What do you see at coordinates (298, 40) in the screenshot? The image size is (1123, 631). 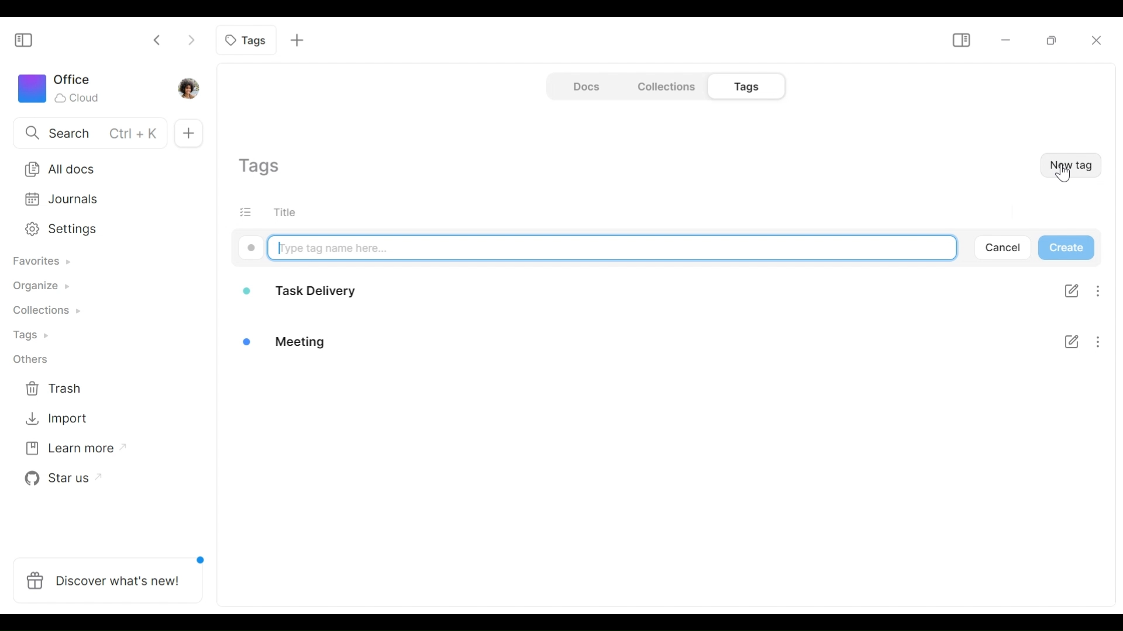 I see `Add new` at bounding box center [298, 40].